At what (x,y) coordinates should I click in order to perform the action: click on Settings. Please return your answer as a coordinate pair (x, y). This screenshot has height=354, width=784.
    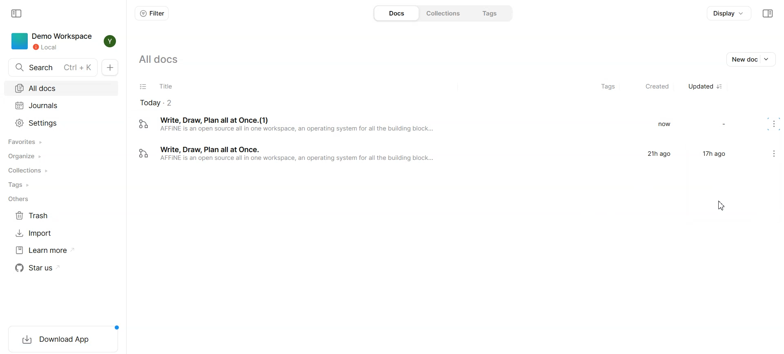
    Looking at the image, I should click on (61, 122).